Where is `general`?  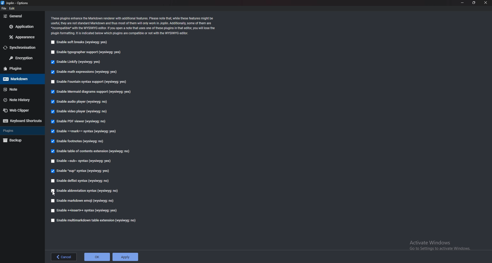
general is located at coordinates (22, 17).